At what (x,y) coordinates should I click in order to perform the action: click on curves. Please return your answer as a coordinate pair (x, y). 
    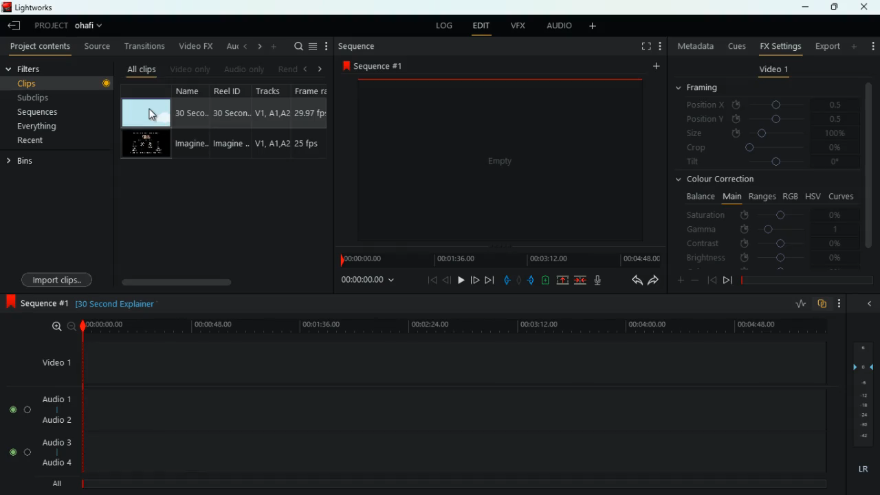
    Looking at the image, I should click on (841, 197).